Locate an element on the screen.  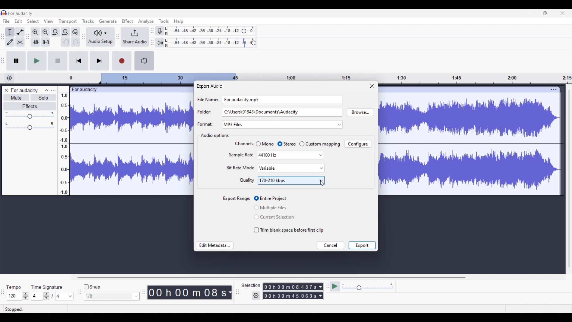
Zoom toggle is located at coordinates (75, 32).